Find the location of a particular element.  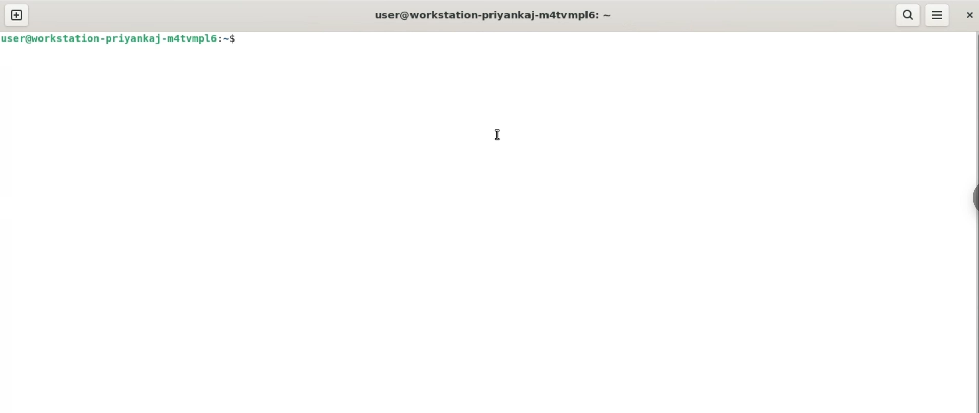

search is located at coordinates (909, 15).